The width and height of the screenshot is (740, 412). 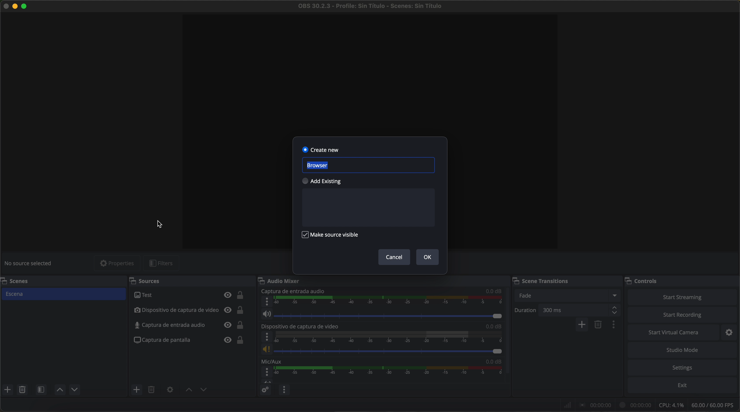 I want to click on move sources up, so click(x=60, y=390).